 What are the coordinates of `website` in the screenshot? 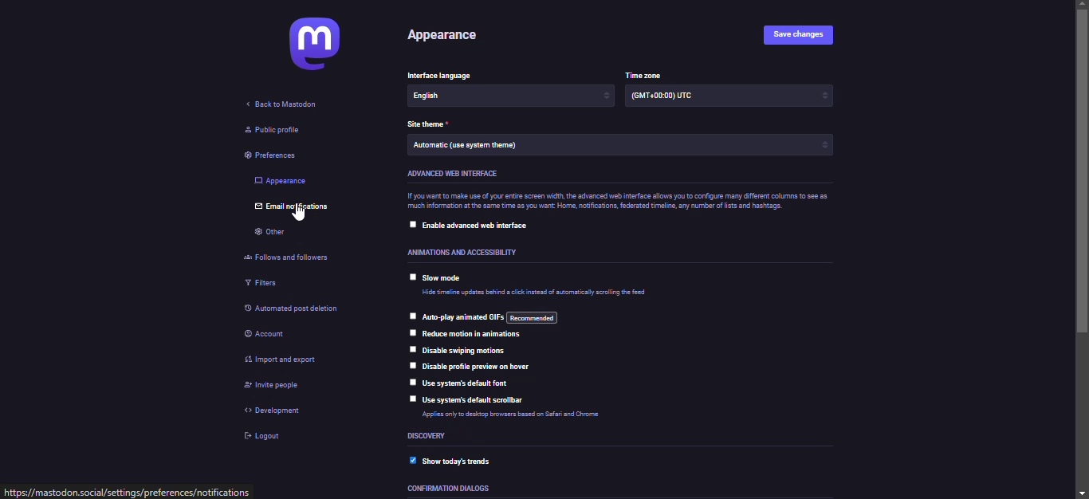 It's located at (128, 492).